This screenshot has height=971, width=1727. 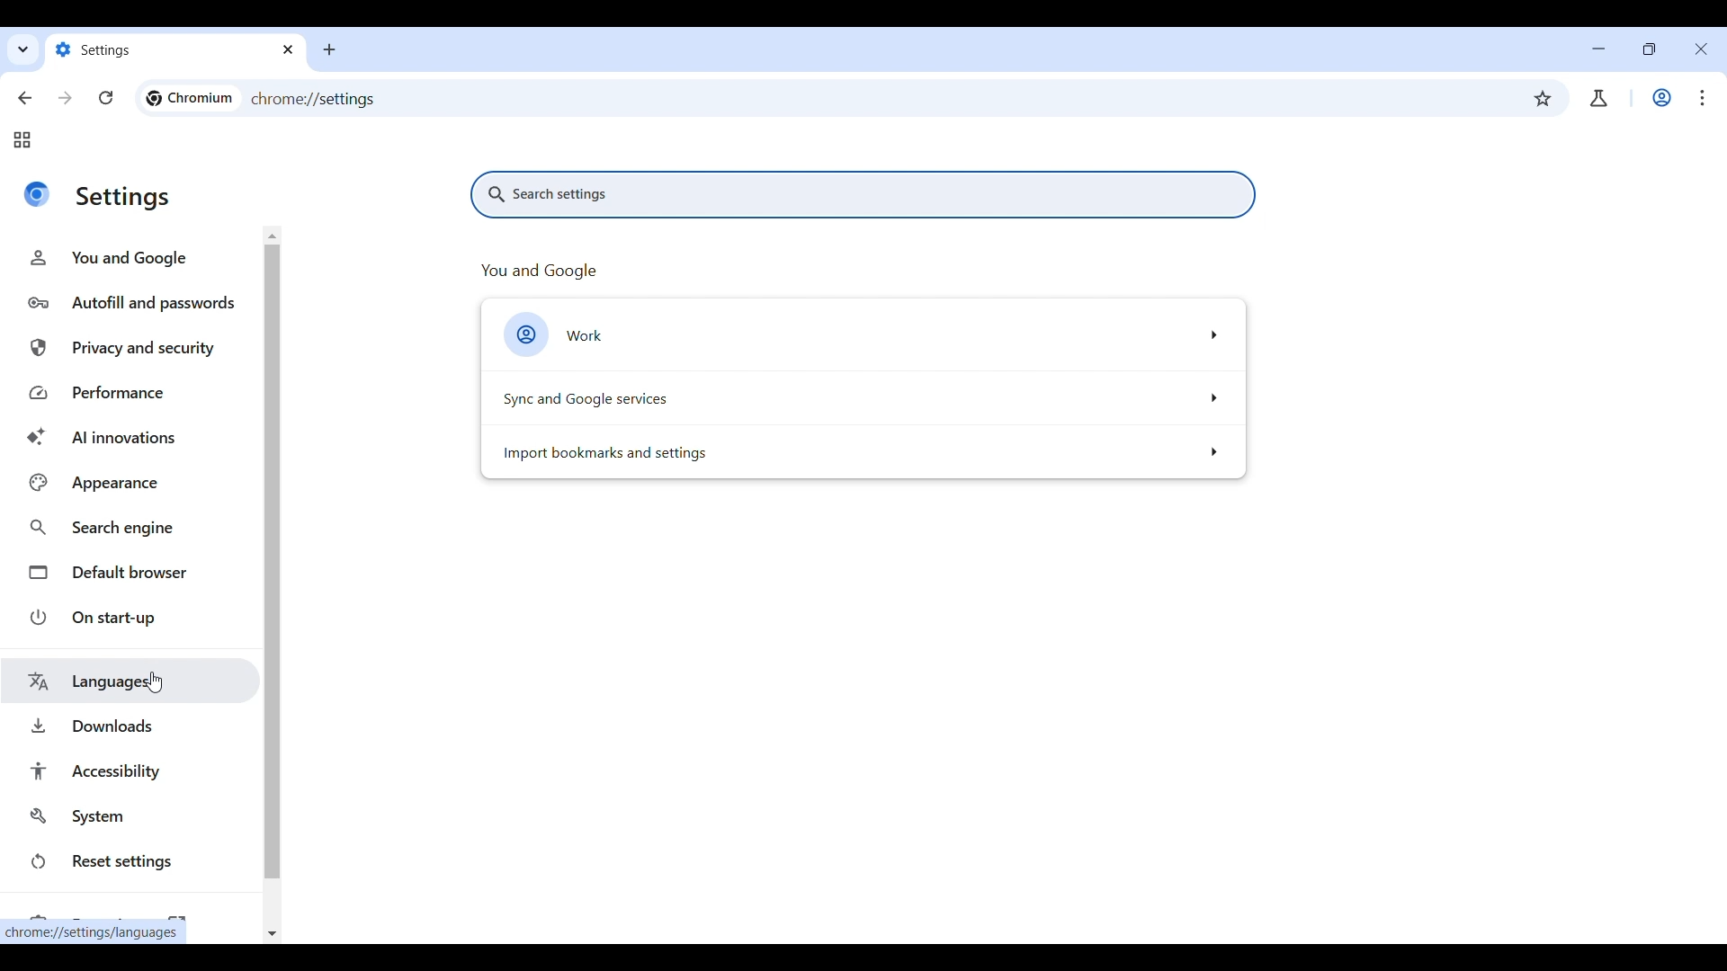 I want to click on Accessibility, so click(x=136, y=771).